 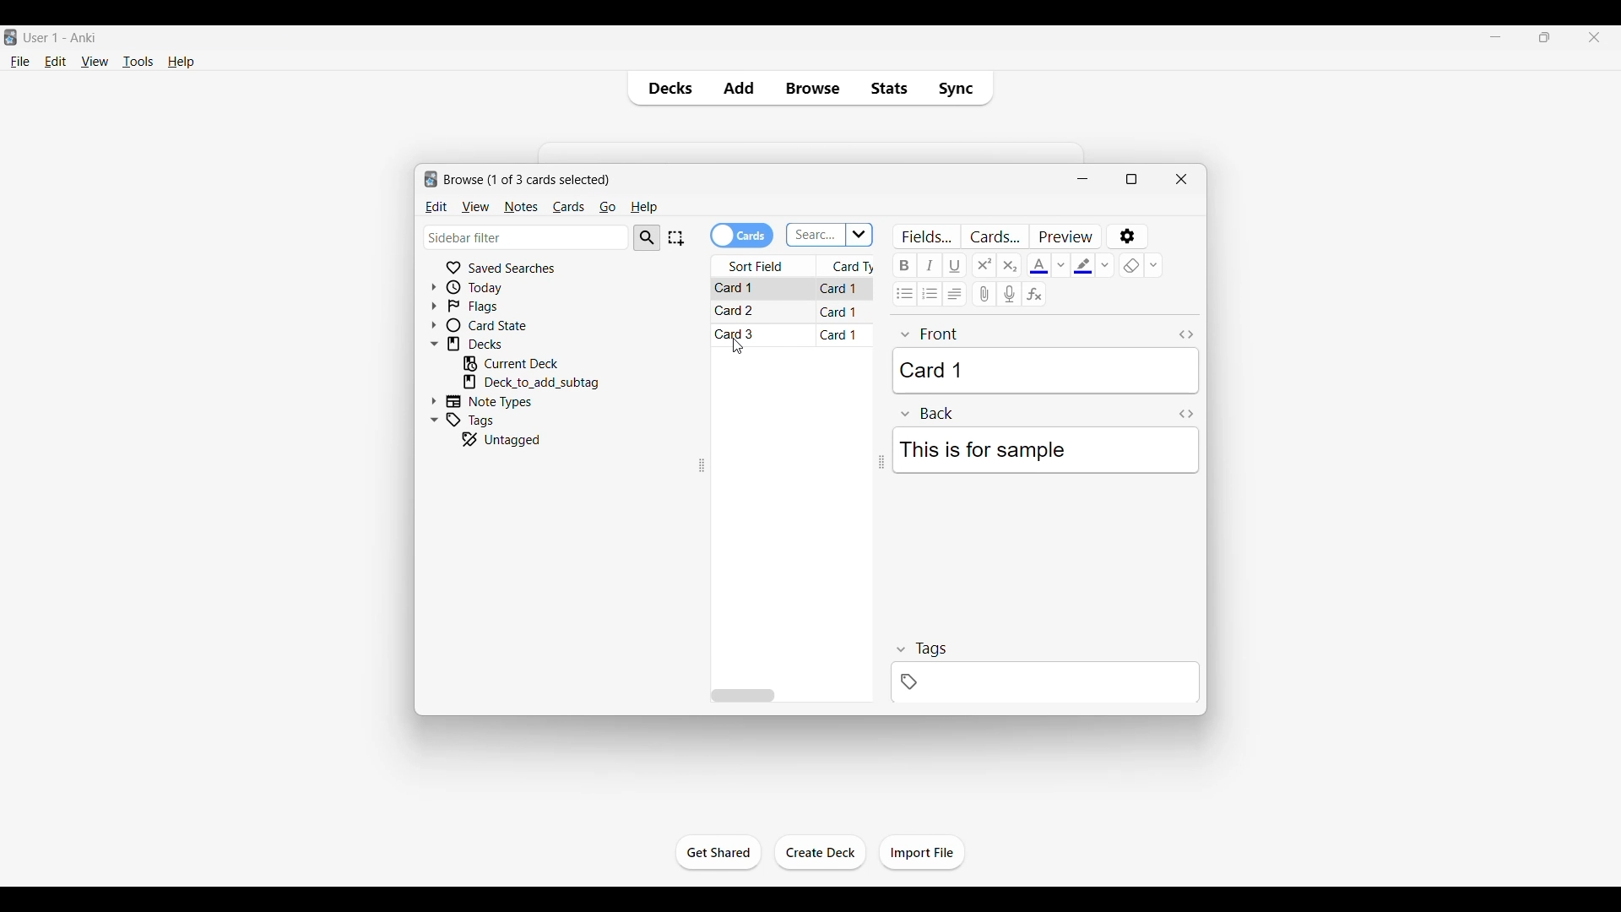 What do you see at coordinates (1045, 371) in the screenshot?
I see `Card 1` at bounding box center [1045, 371].